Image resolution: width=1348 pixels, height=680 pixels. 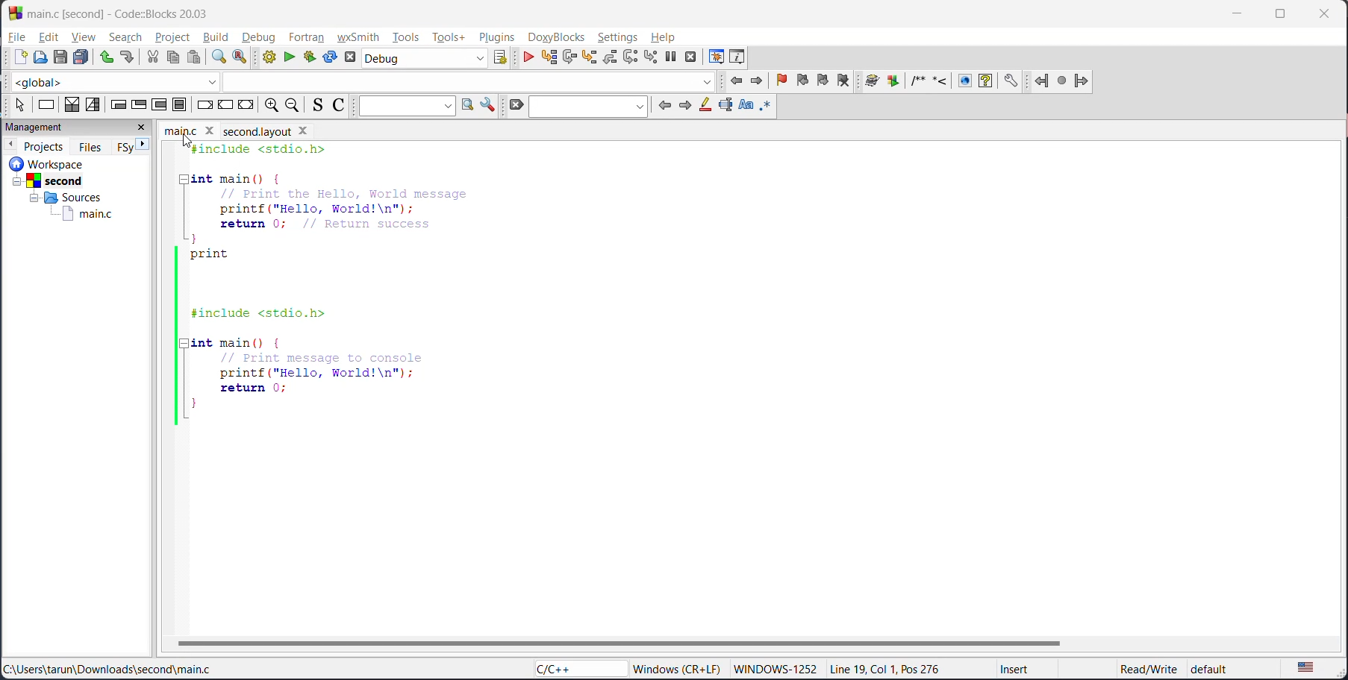 What do you see at coordinates (317, 285) in the screenshot?
I see `code editor` at bounding box center [317, 285].